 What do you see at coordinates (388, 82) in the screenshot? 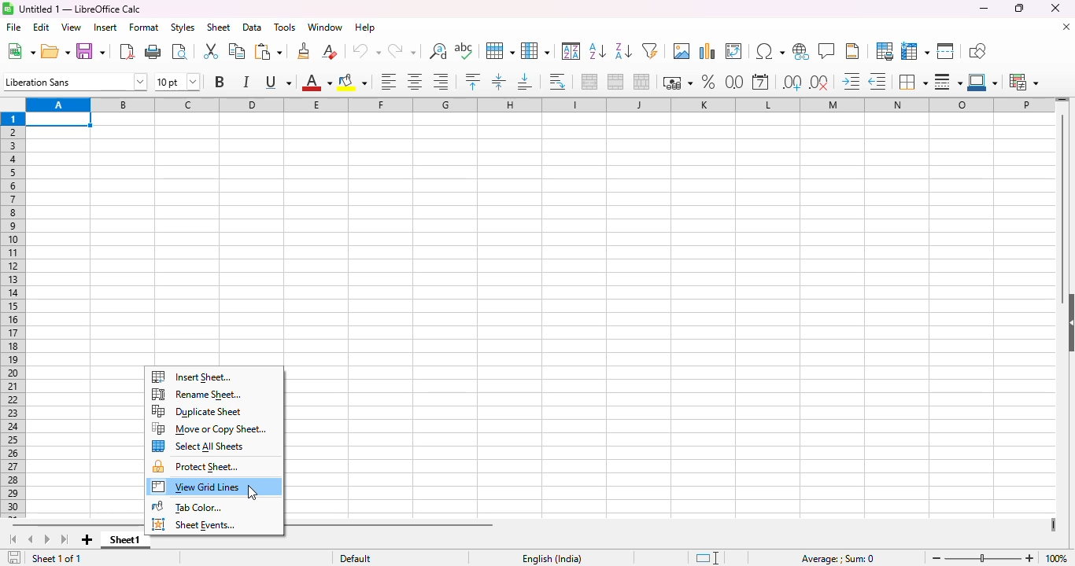
I see `align left` at bounding box center [388, 82].